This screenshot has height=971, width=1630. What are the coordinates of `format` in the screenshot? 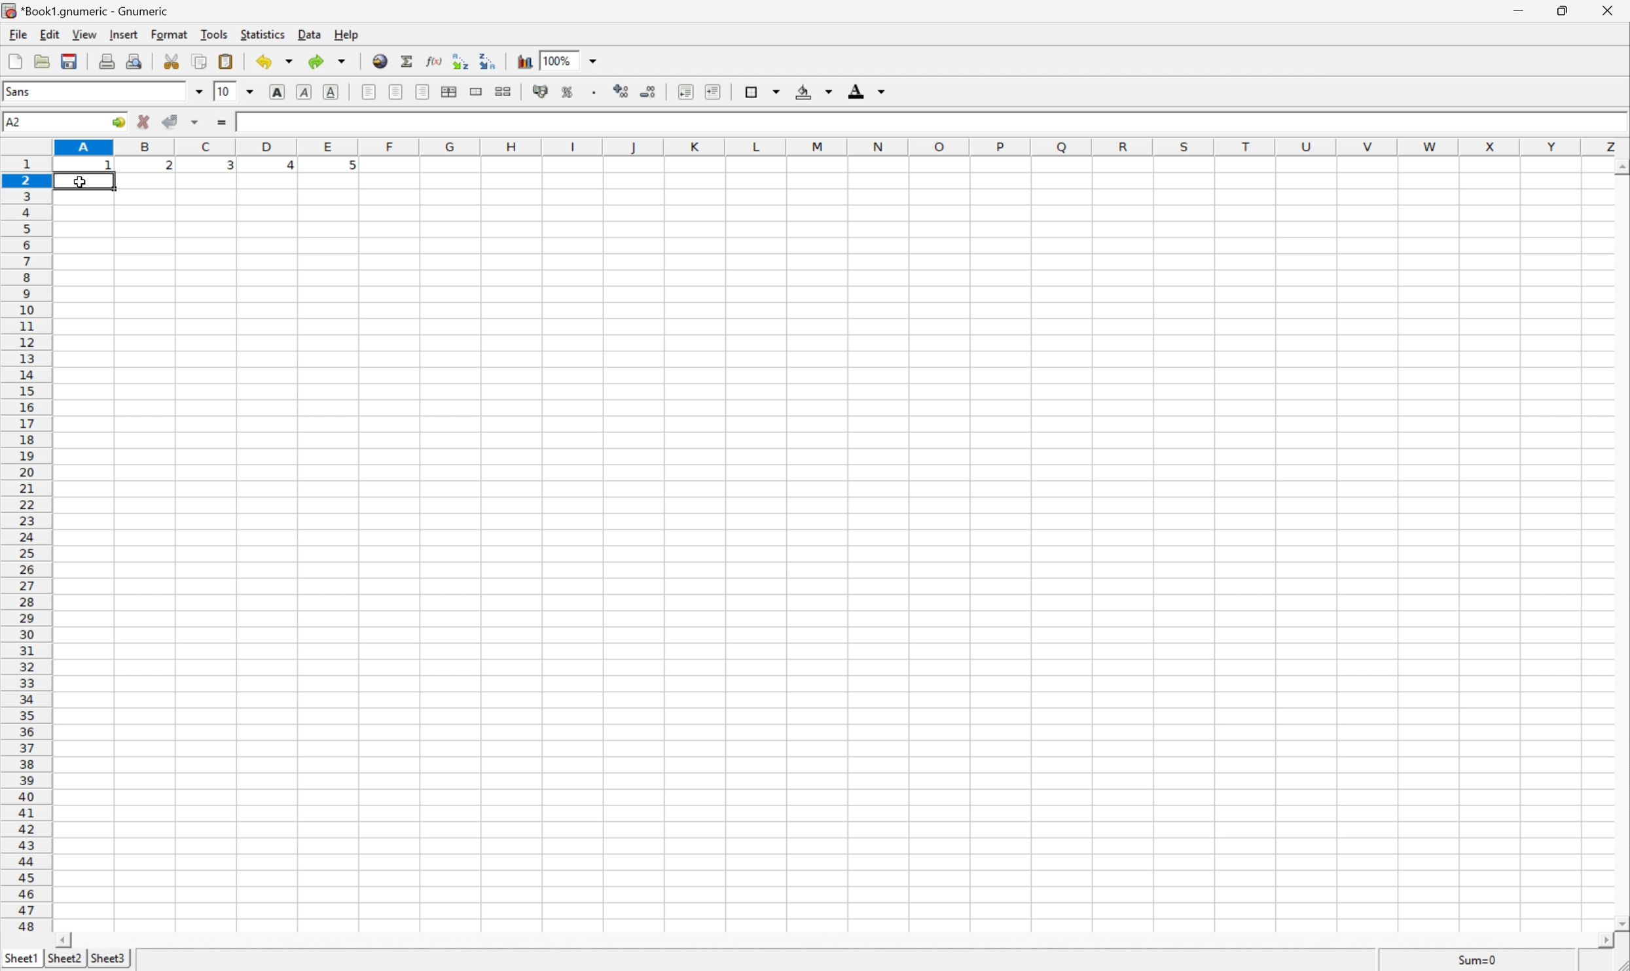 It's located at (167, 35).